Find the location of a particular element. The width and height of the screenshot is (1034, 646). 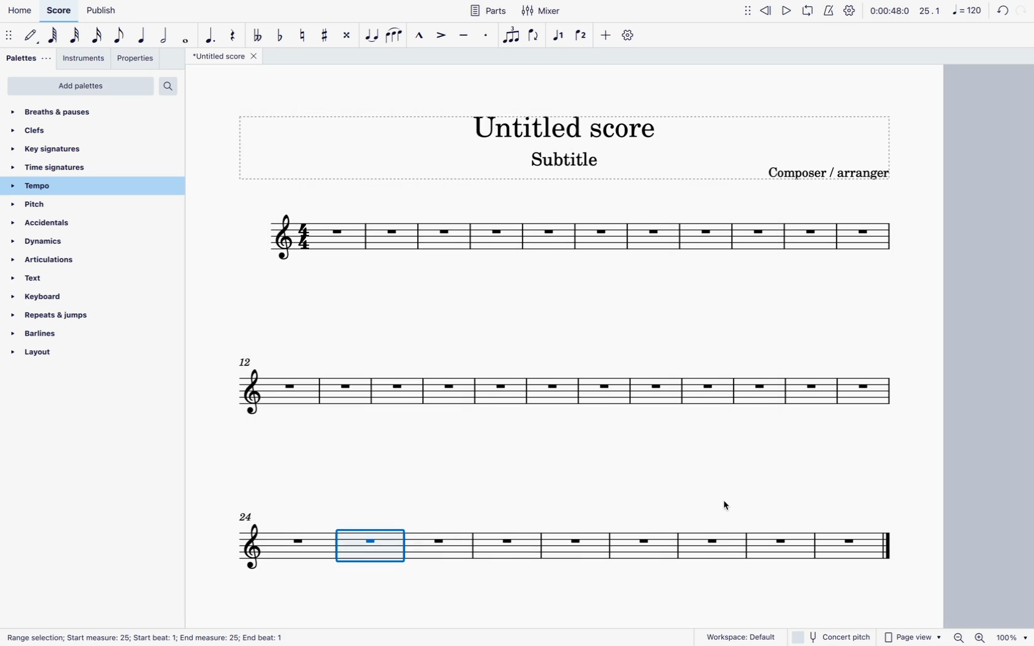

metronome is located at coordinates (828, 13).